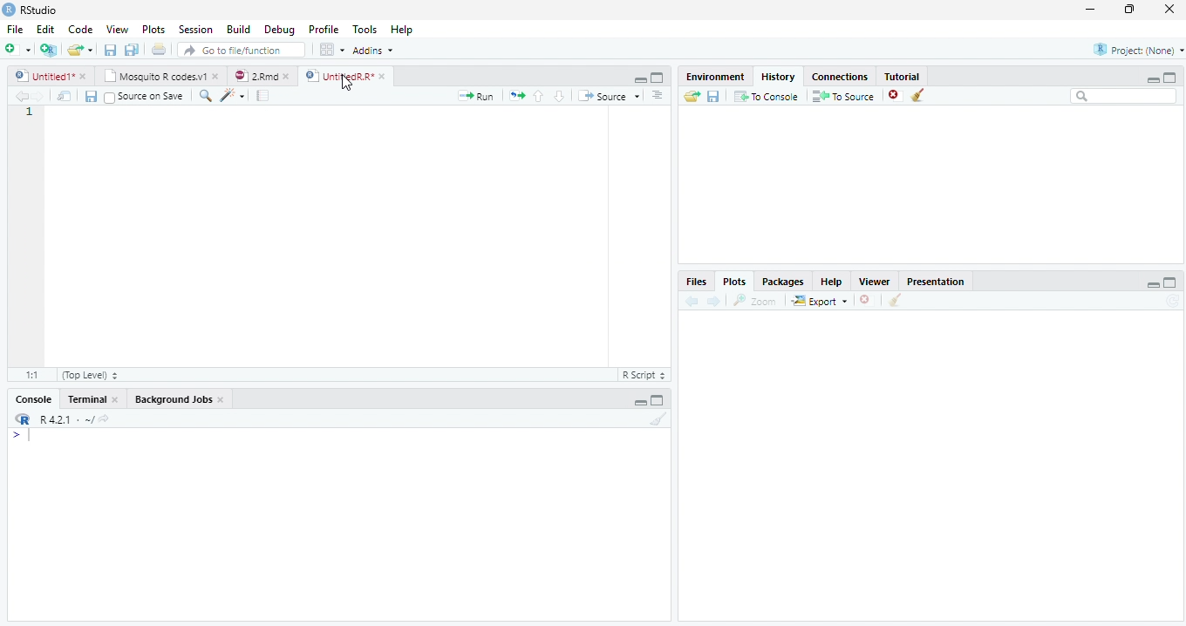 This screenshot has width=1186, height=626. Describe the element at coordinates (181, 398) in the screenshot. I see `Background Jobs` at that location.